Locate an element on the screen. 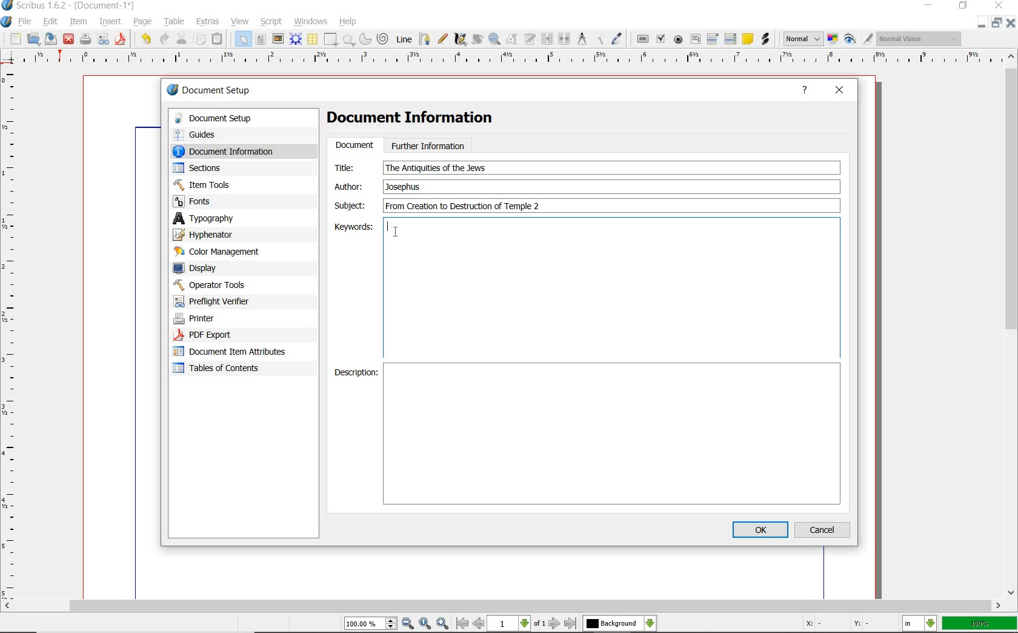 Image resolution: width=1018 pixels, height=633 pixels. PDF Export is located at coordinates (224, 335).